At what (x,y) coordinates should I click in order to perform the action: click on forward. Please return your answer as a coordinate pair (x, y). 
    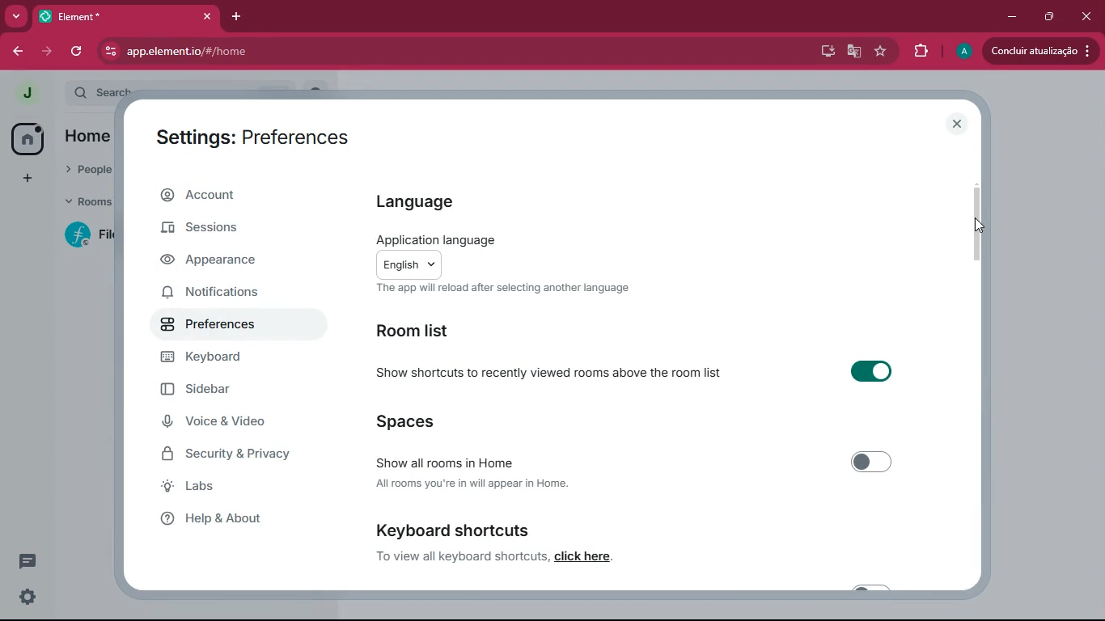
    Looking at the image, I should click on (47, 50).